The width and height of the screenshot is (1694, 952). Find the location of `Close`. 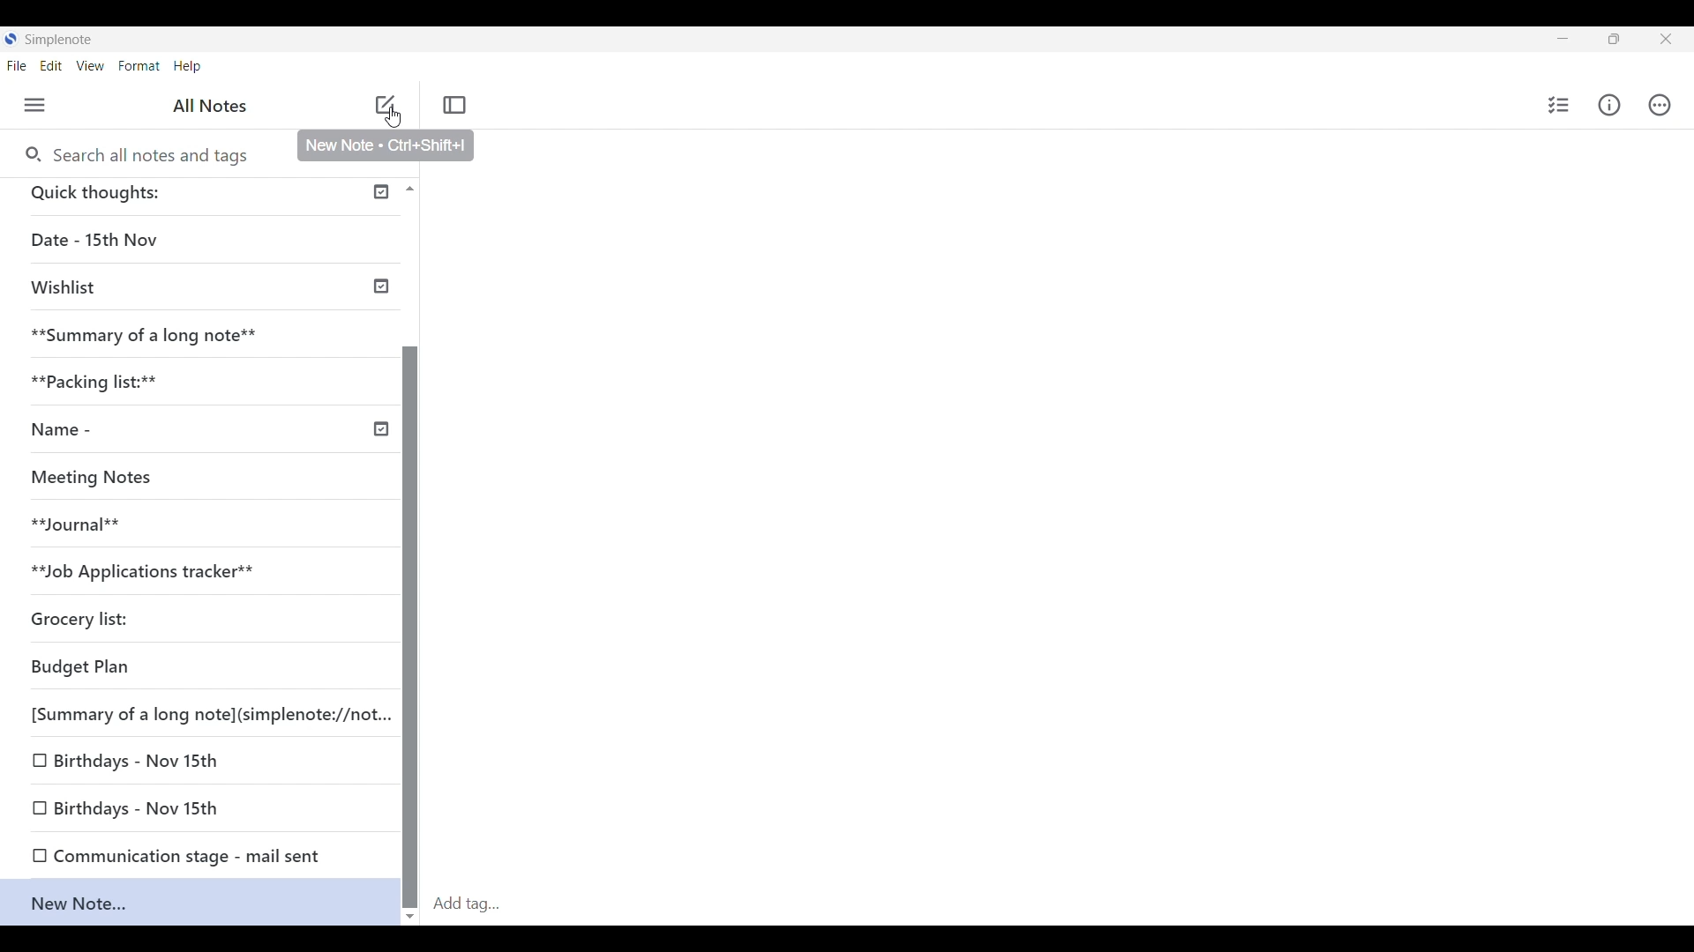

Close is located at coordinates (1667, 40).